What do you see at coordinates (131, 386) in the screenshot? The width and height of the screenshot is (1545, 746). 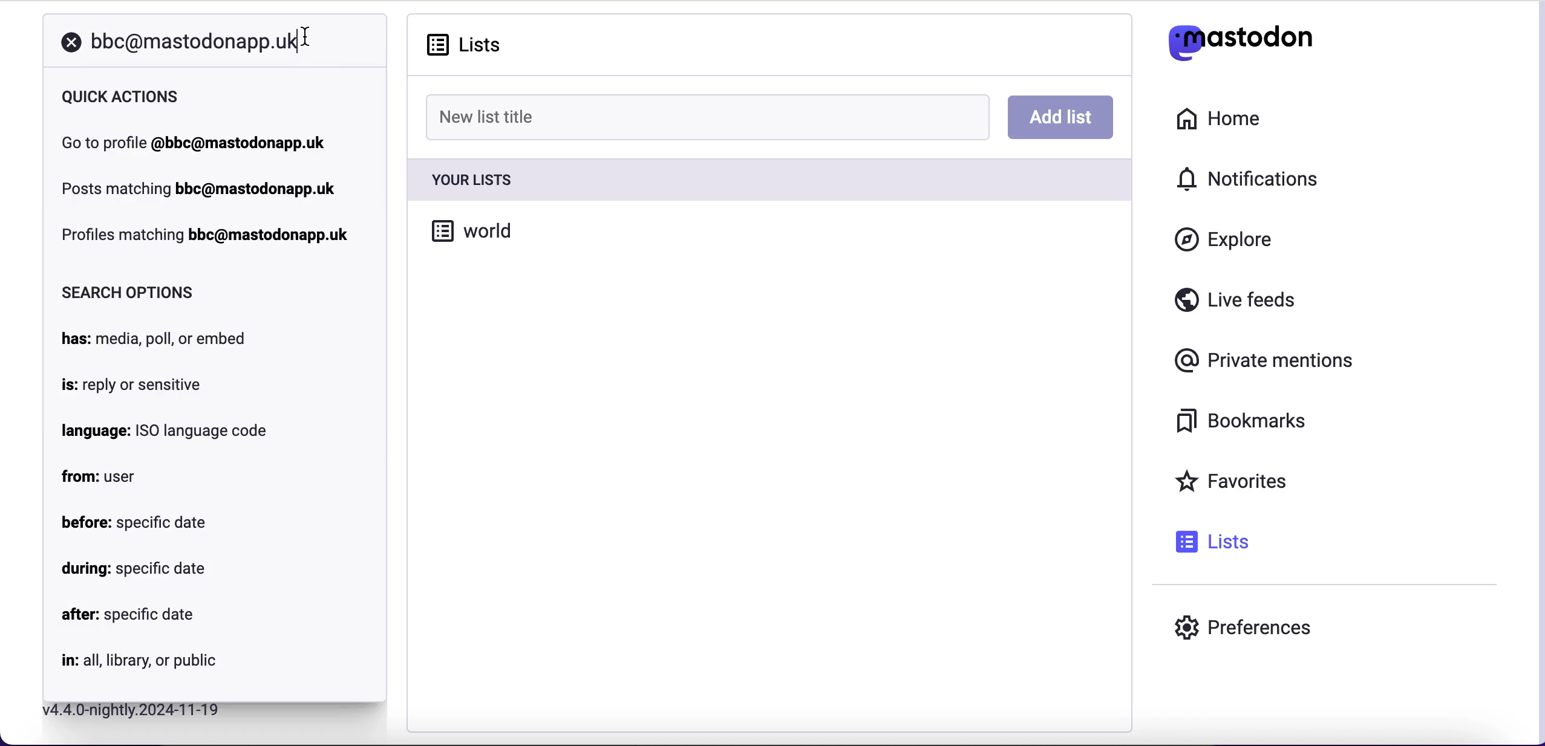 I see `is: reply or sensitive` at bounding box center [131, 386].